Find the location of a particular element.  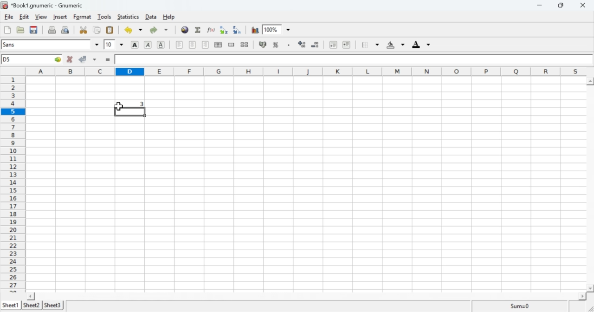

Data is located at coordinates (152, 17).